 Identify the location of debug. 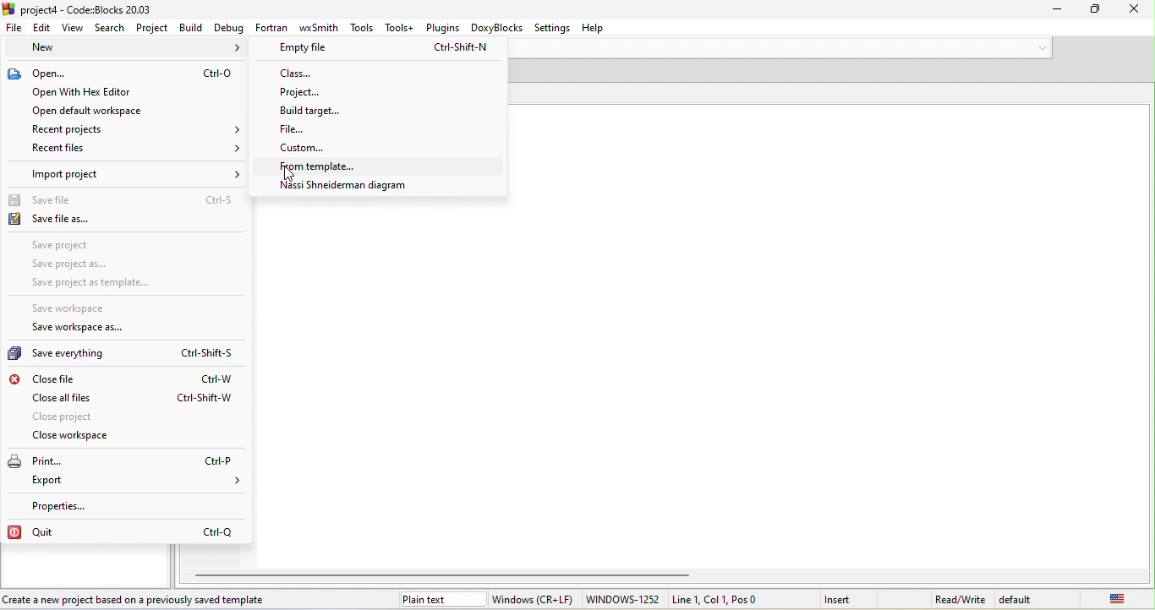
(227, 29).